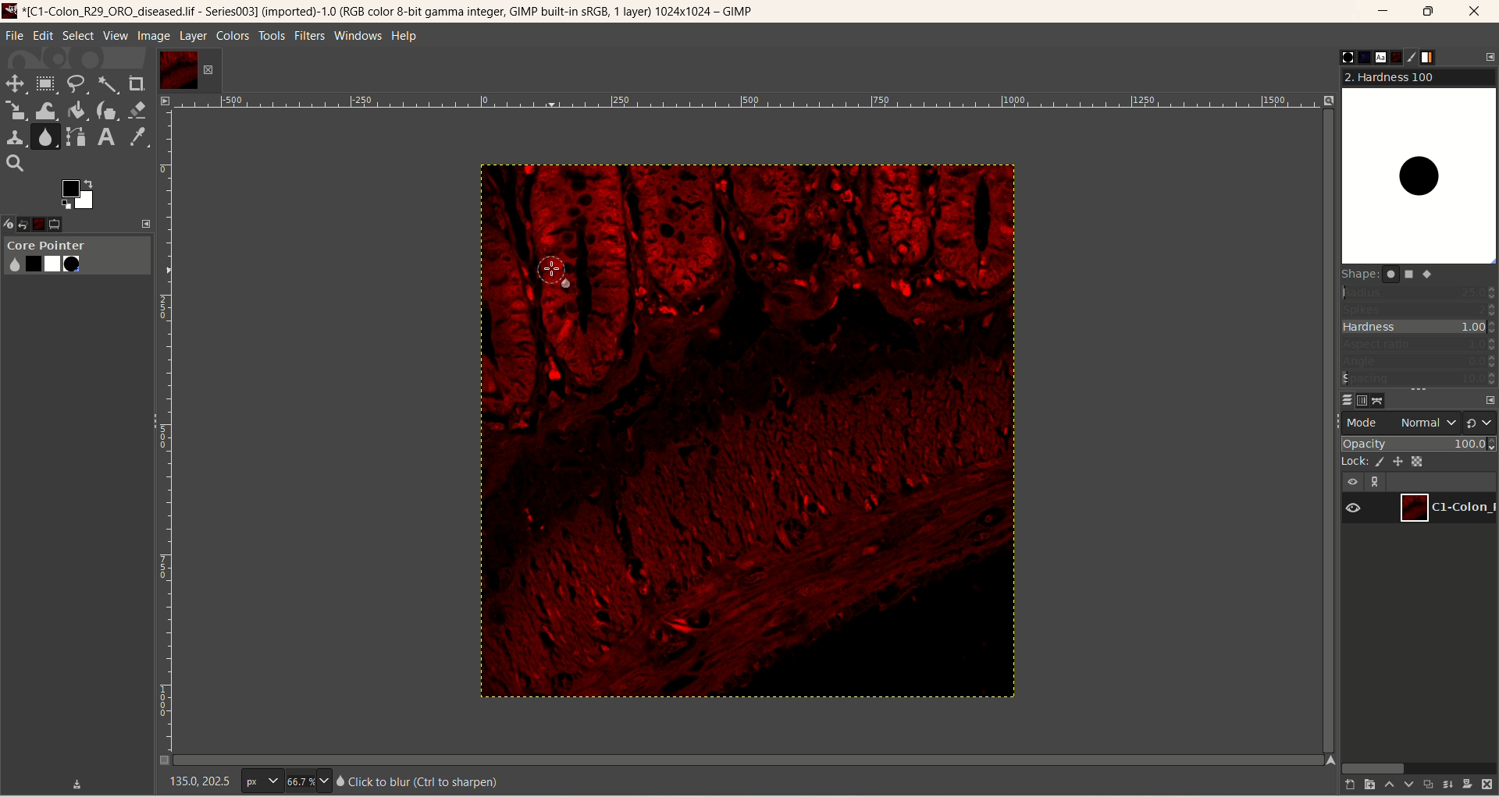 This screenshot has width=1499, height=797. Describe the element at coordinates (1424, 423) in the screenshot. I see `normal` at that location.